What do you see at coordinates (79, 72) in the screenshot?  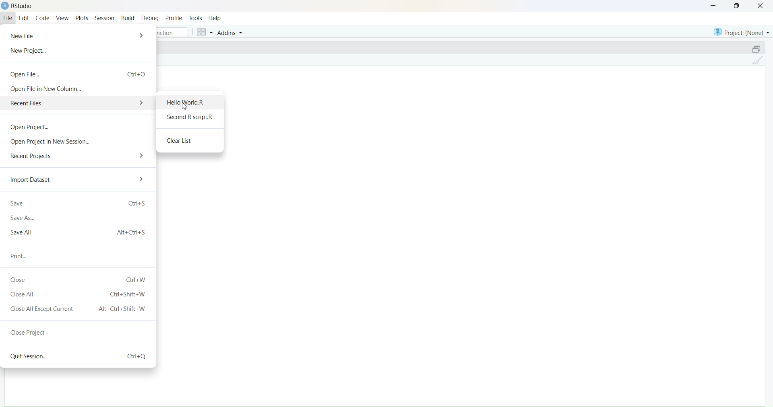 I see `Open File... Ctrl + o` at bounding box center [79, 72].